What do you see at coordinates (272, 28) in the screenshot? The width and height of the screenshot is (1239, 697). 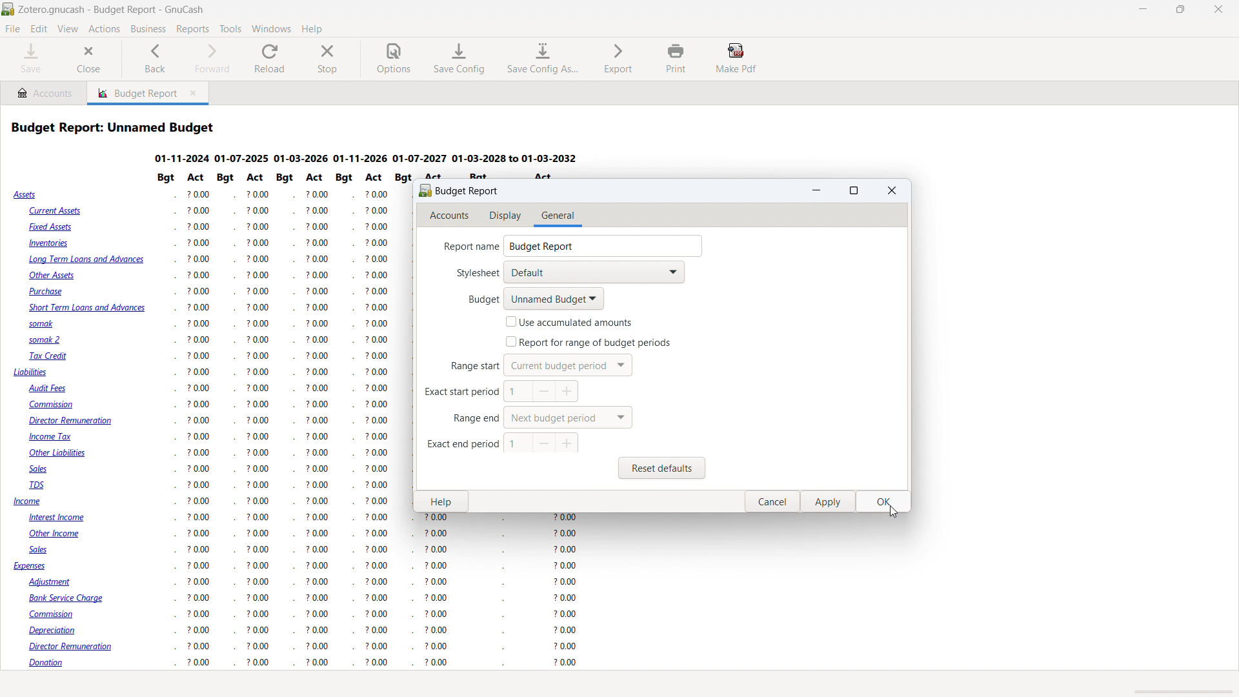 I see `windows` at bounding box center [272, 28].